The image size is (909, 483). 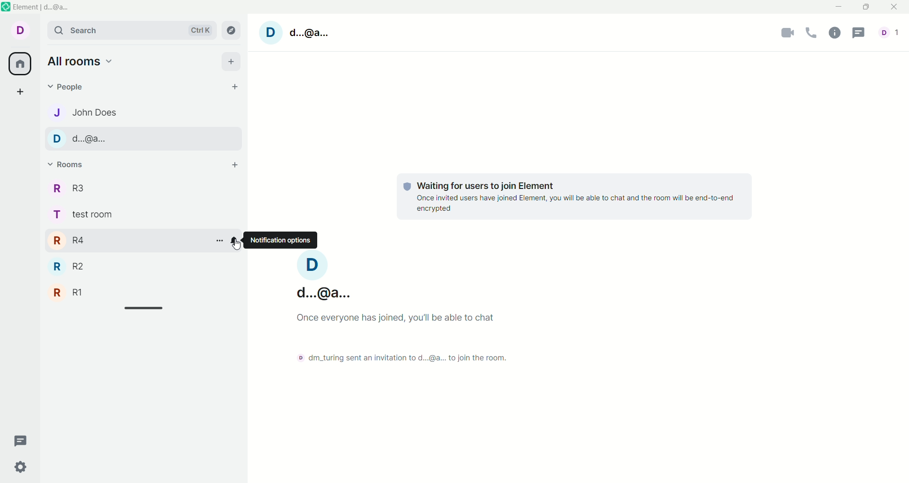 What do you see at coordinates (309, 33) in the screenshot?
I see `d...@a...` at bounding box center [309, 33].